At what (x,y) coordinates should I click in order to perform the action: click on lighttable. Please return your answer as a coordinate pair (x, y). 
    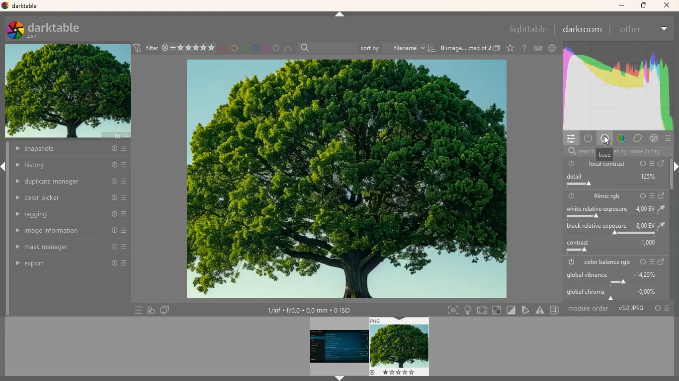
    Looking at the image, I should click on (528, 29).